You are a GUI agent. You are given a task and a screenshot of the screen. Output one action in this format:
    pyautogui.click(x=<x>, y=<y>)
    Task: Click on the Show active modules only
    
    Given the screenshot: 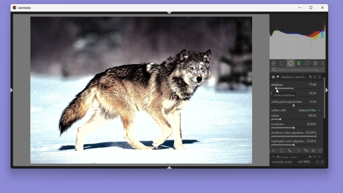 What is the action you would take?
    pyautogui.click(x=282, y=63)
    